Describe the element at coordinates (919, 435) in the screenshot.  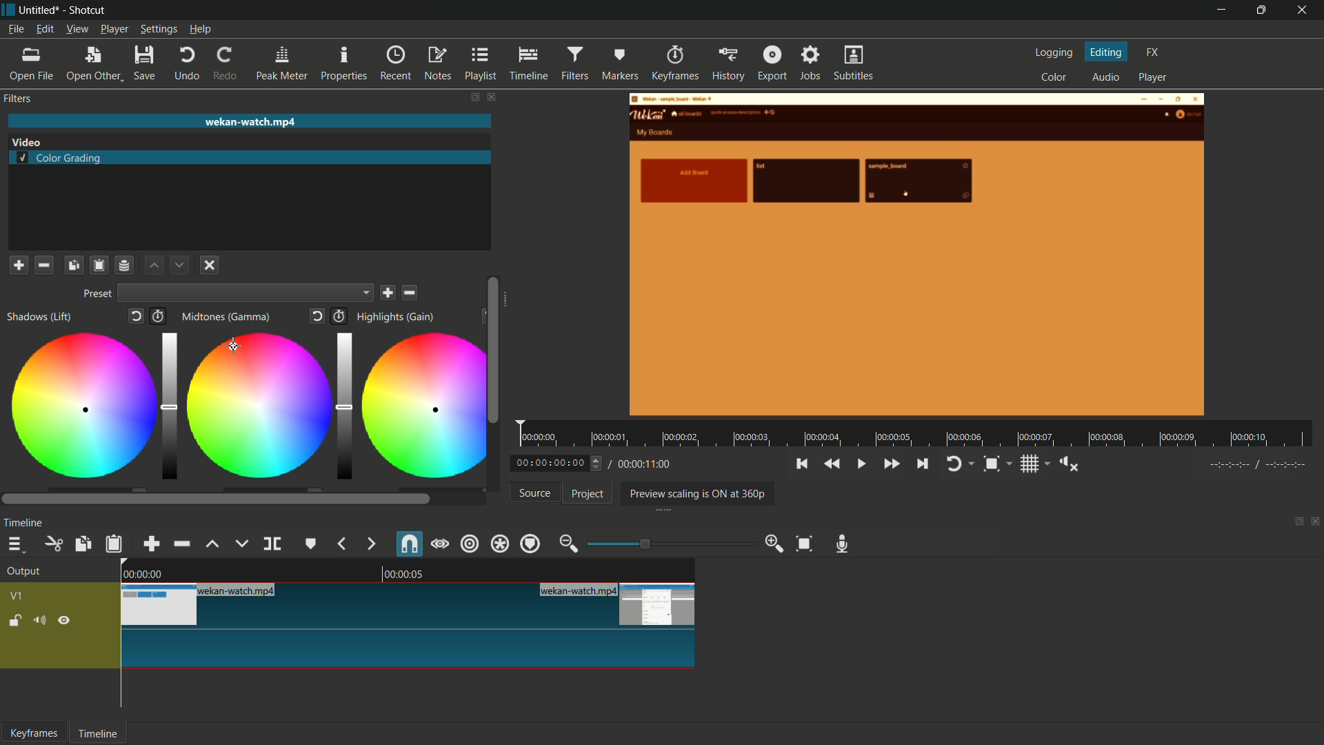
I see `time` at that location.